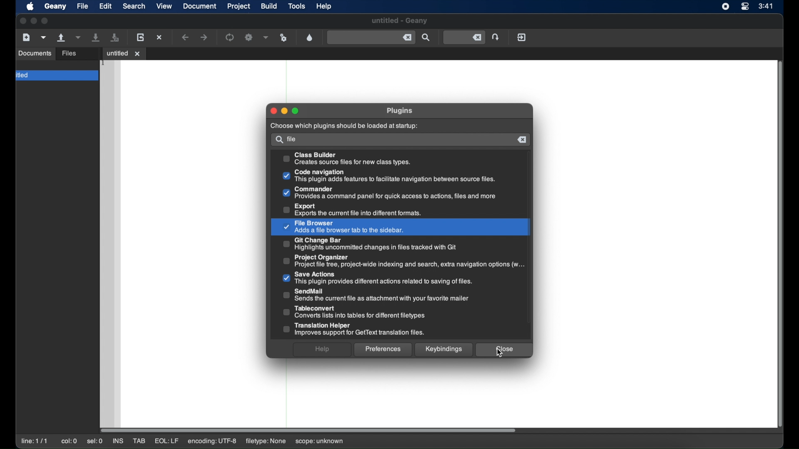 Image resolution: width=799 pixels, height=449 pixels. Describe the element at coordinates (444, 350) in the screenshot. I see `` at that location.